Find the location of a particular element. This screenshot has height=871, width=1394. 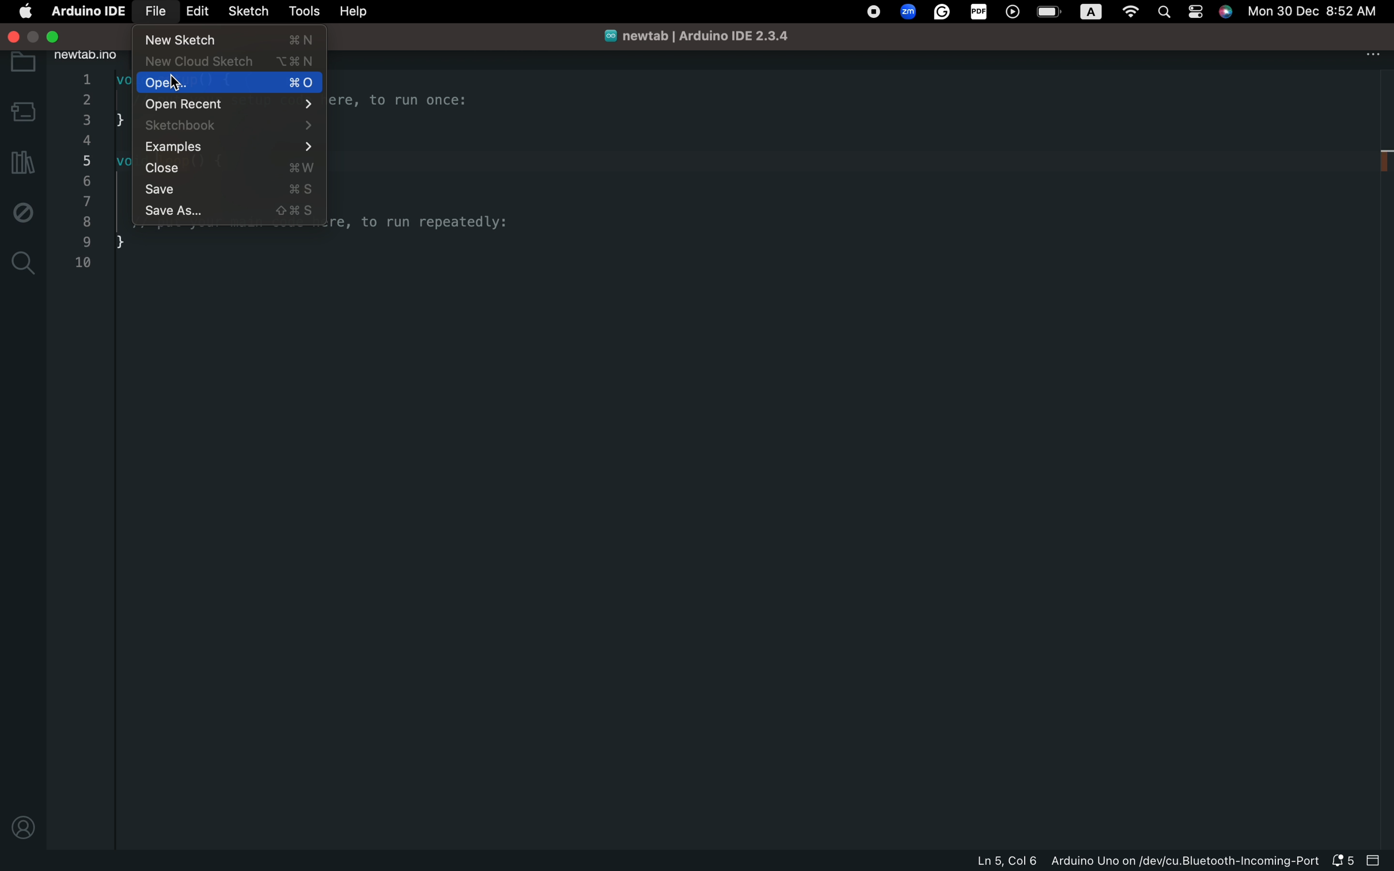

siri is located at coordinates (1228, 13).